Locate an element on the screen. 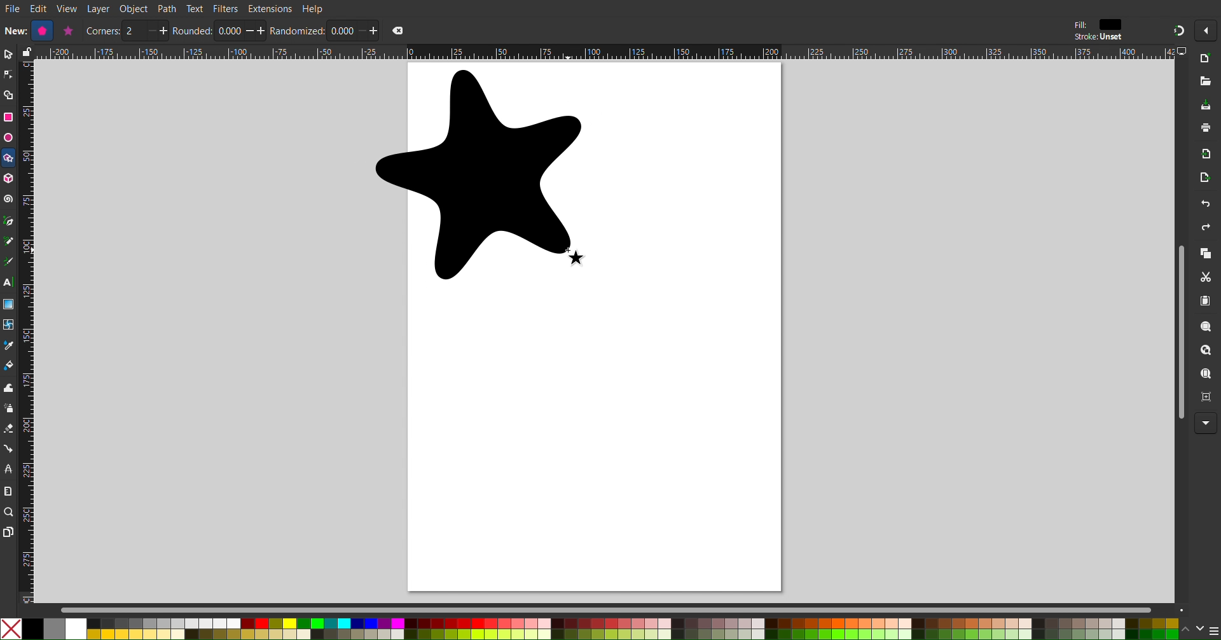 The width and height of the screenshot is (1221, 640). Help is located at coordinates (314, 8).